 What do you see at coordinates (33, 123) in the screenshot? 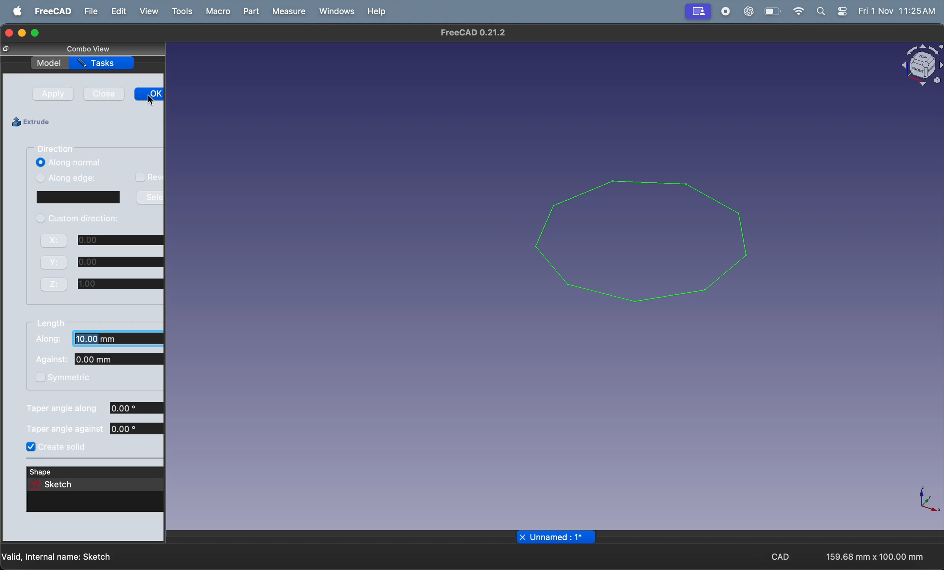
I see `extrude` at bounding box center [33, 123].